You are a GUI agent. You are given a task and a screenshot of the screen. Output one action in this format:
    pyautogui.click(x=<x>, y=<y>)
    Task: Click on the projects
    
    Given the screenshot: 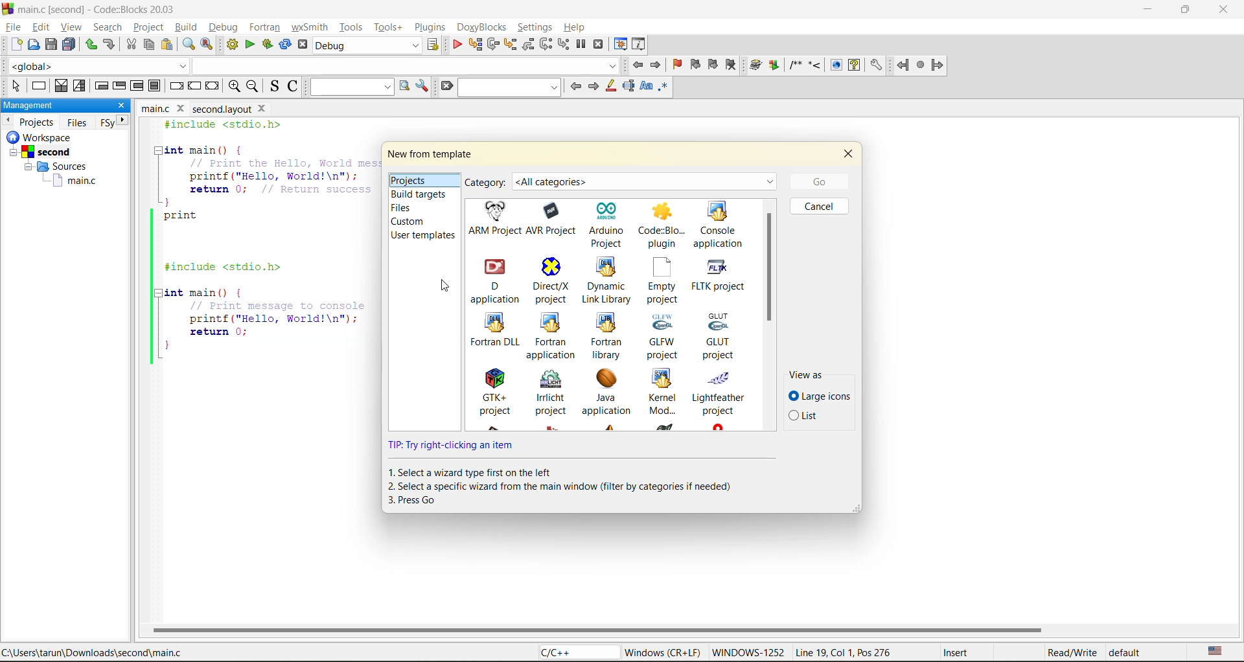 What is the action you would take?
    pyautogui.click(x=38, y=122)
    